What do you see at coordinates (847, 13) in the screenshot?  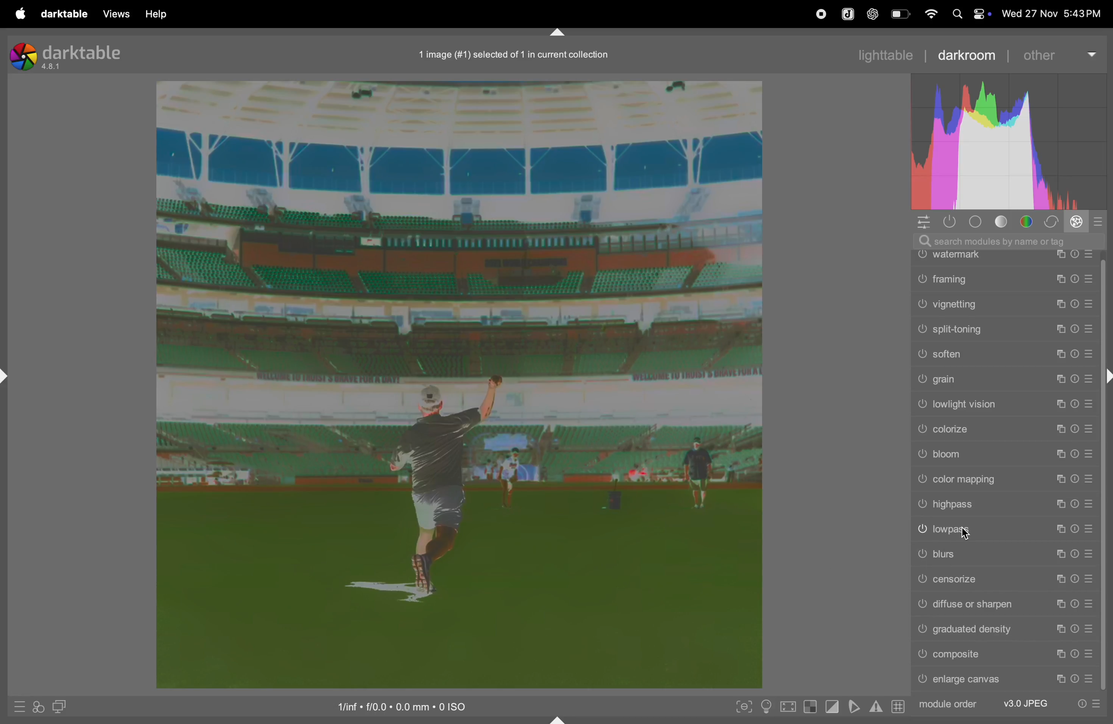 I see `joplin` at bounding box center [847, 13].